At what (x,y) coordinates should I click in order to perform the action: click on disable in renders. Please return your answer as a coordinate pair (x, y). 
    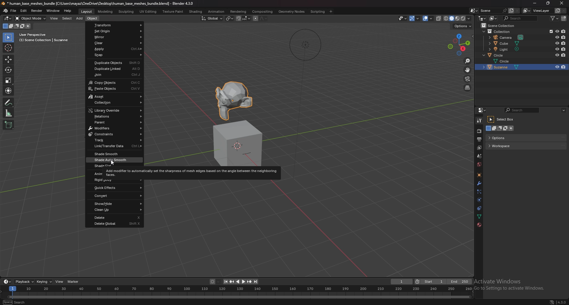
    Looking at the image, I should click on (563, 55).